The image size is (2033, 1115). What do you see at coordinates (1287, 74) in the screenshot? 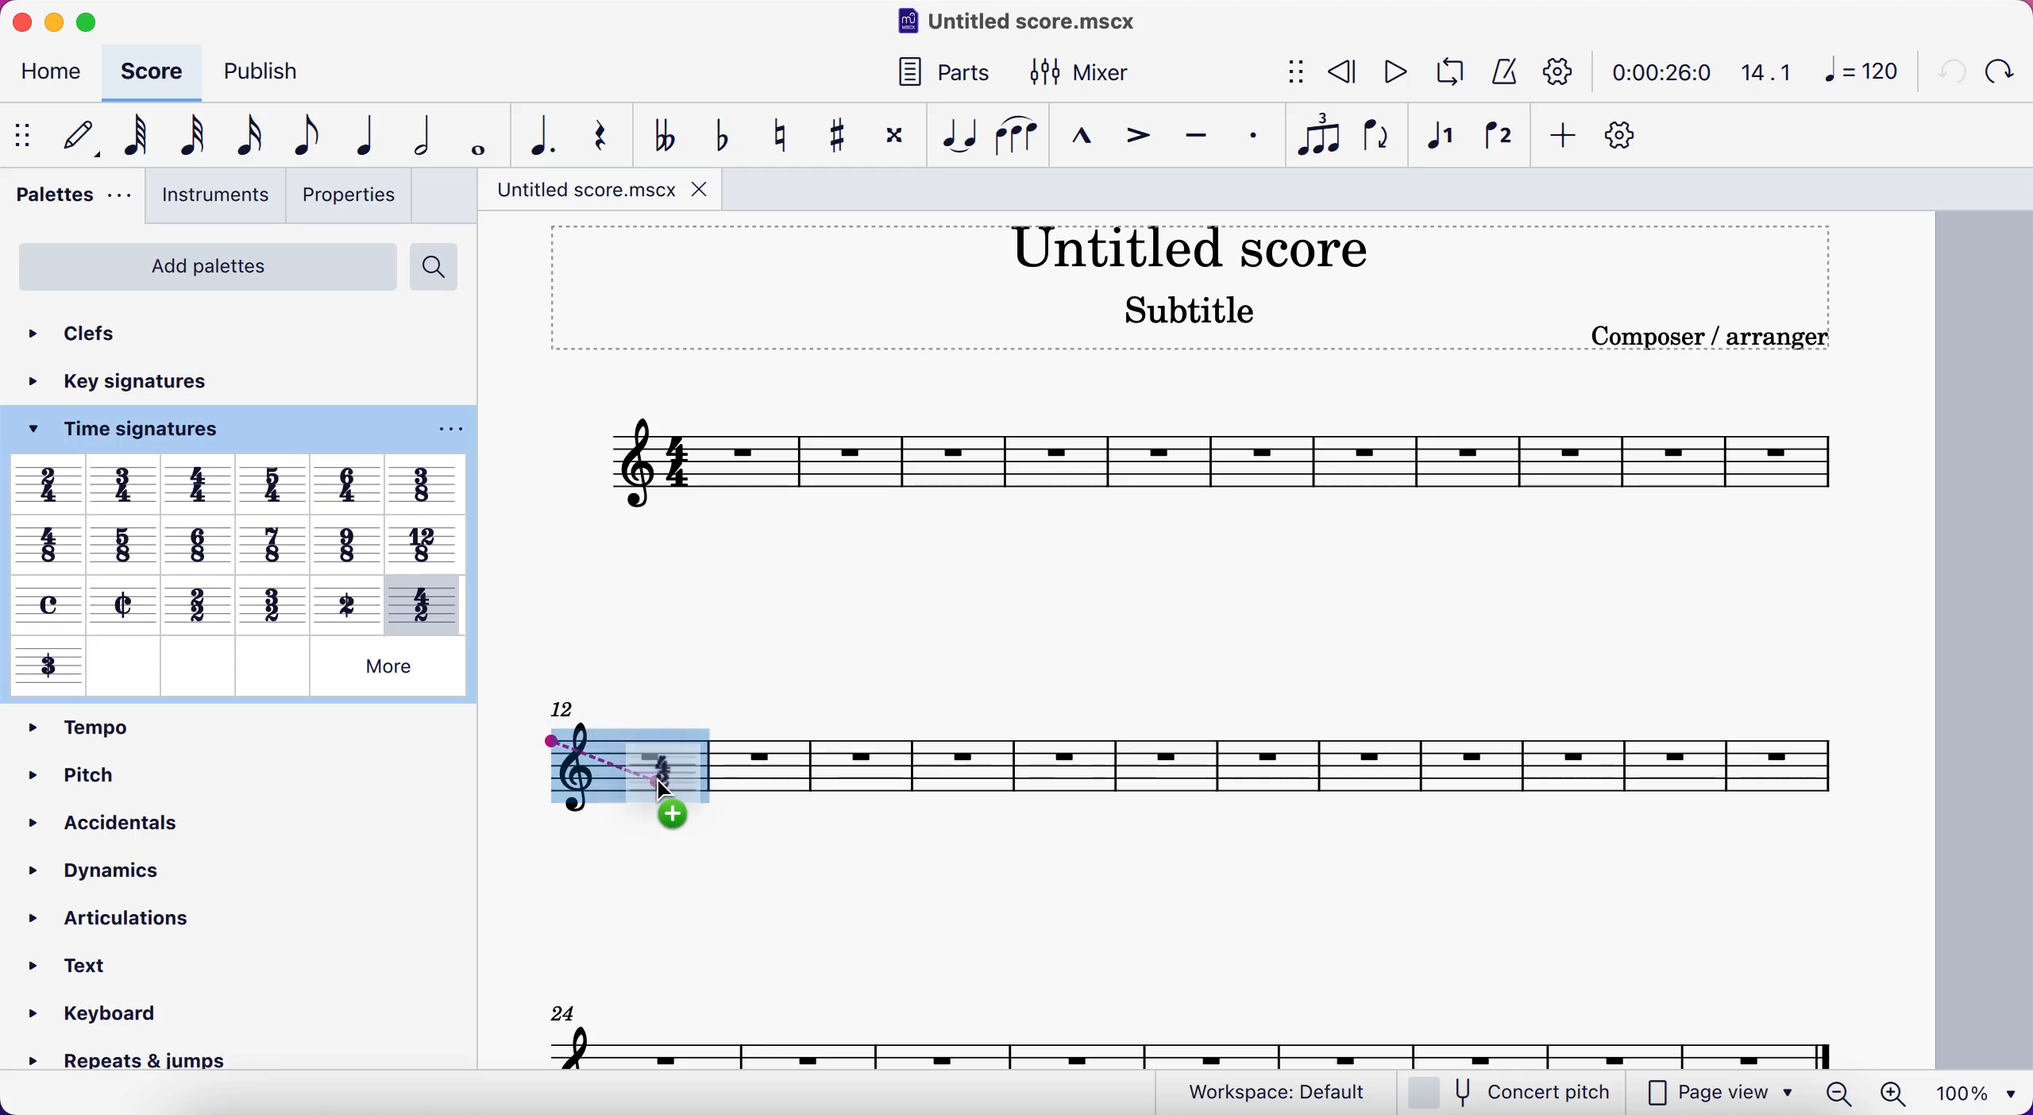
I see `show/hide` at bounding box center [1287, 74].